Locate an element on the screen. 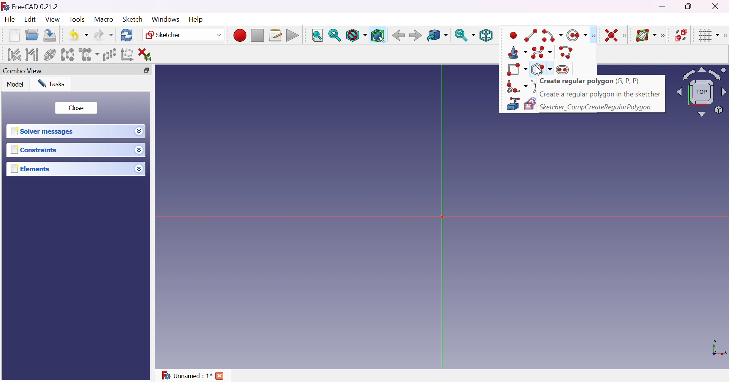  Restore down is located at coordinates (691, 6).